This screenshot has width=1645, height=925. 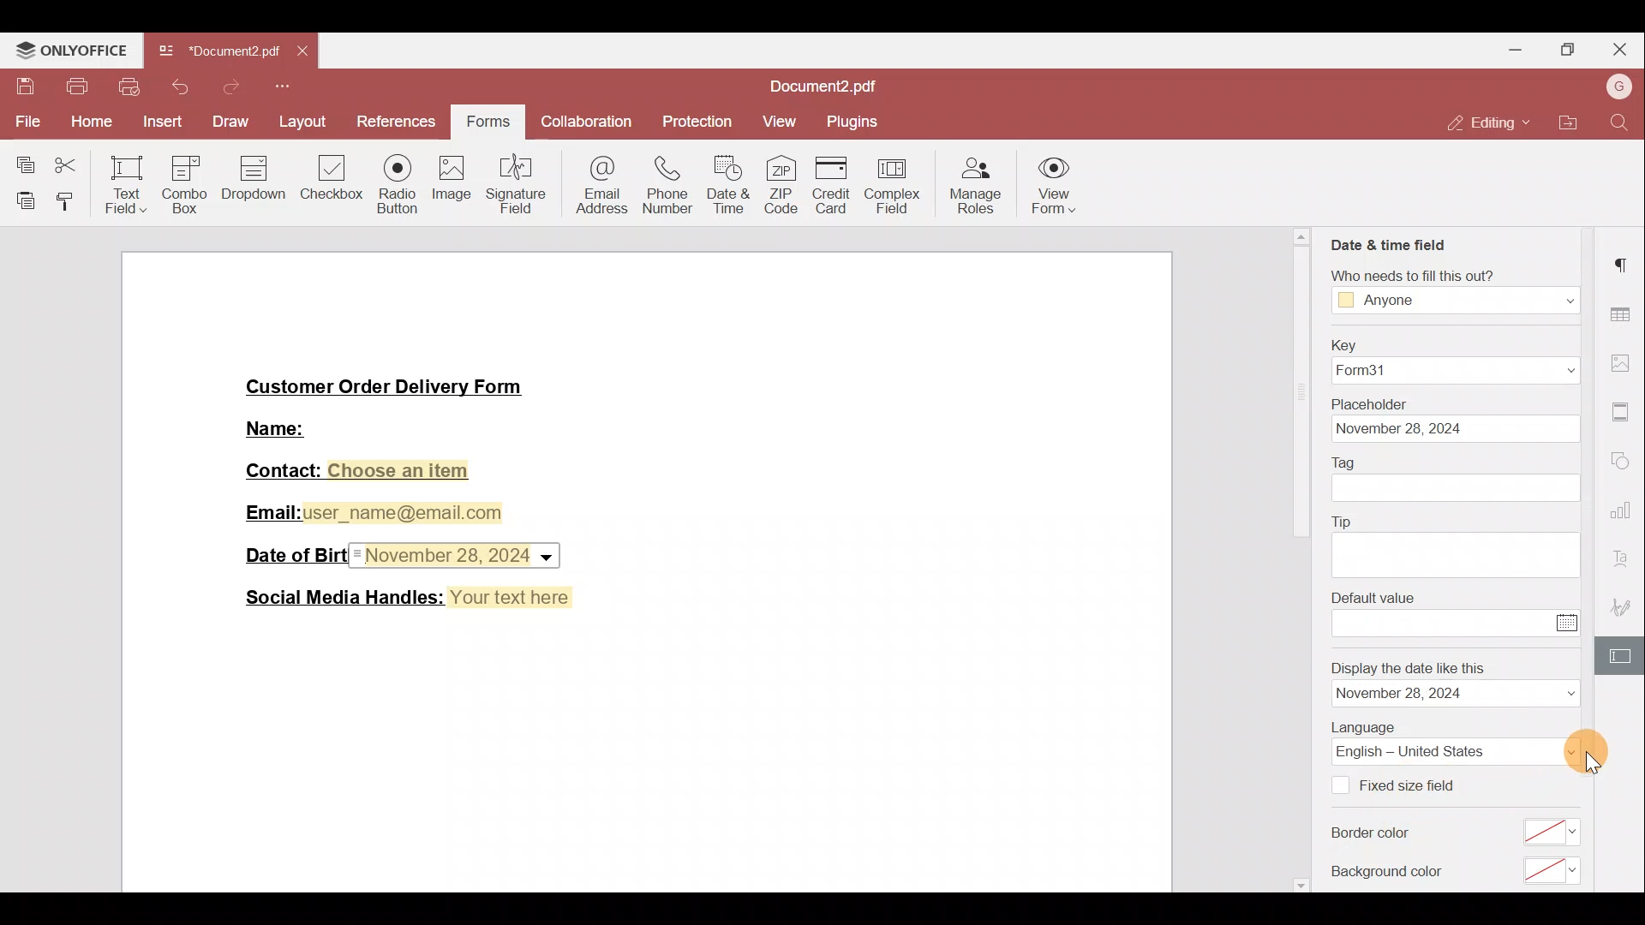 What do you see at coordinates (1391, 244) in the screenshot?
I see `Date & time field` at bounding box center [1391, 244].